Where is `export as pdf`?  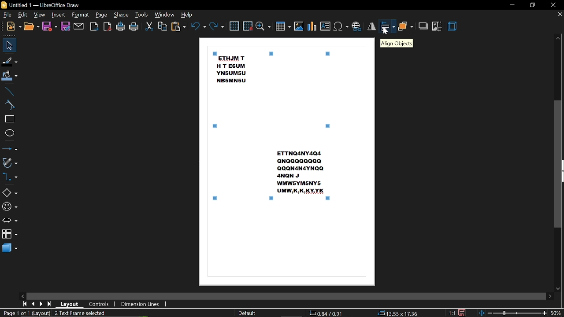
export as pdf is located at coordinates (107, 27).